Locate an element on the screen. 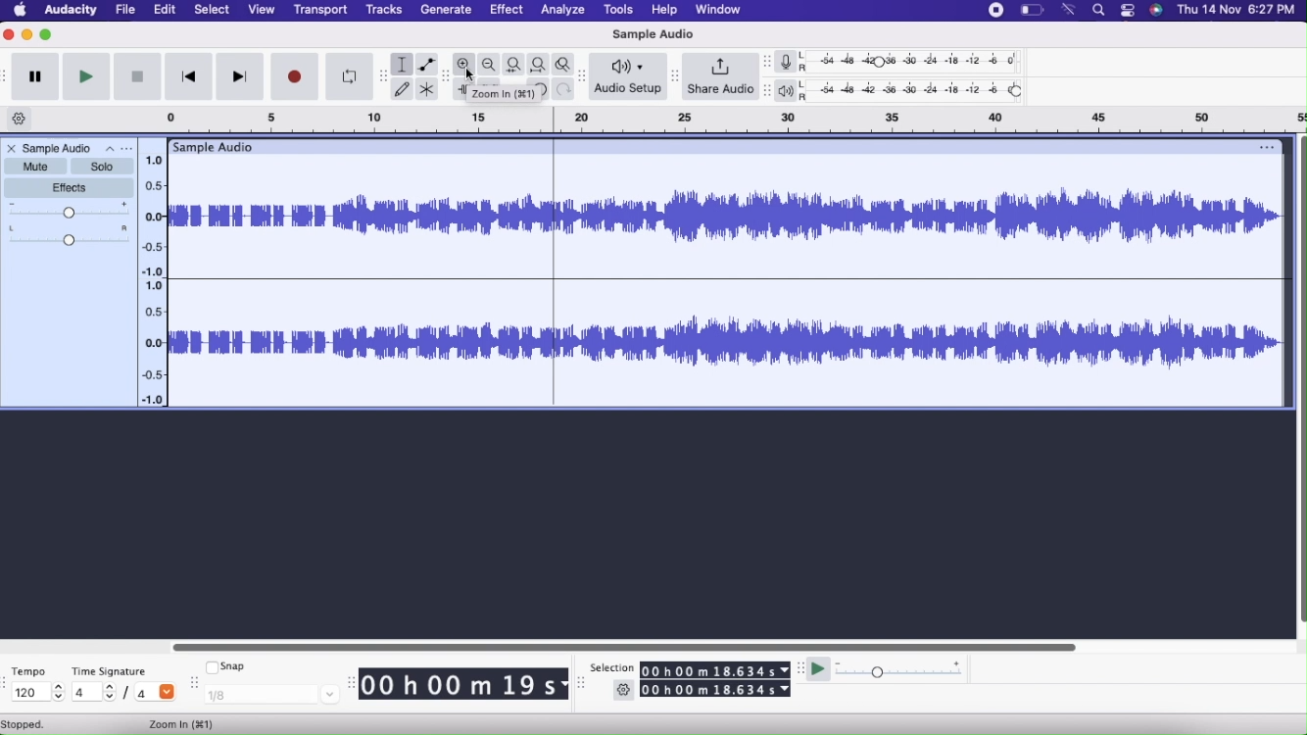  wifi is located at coordinates (1070, 11).